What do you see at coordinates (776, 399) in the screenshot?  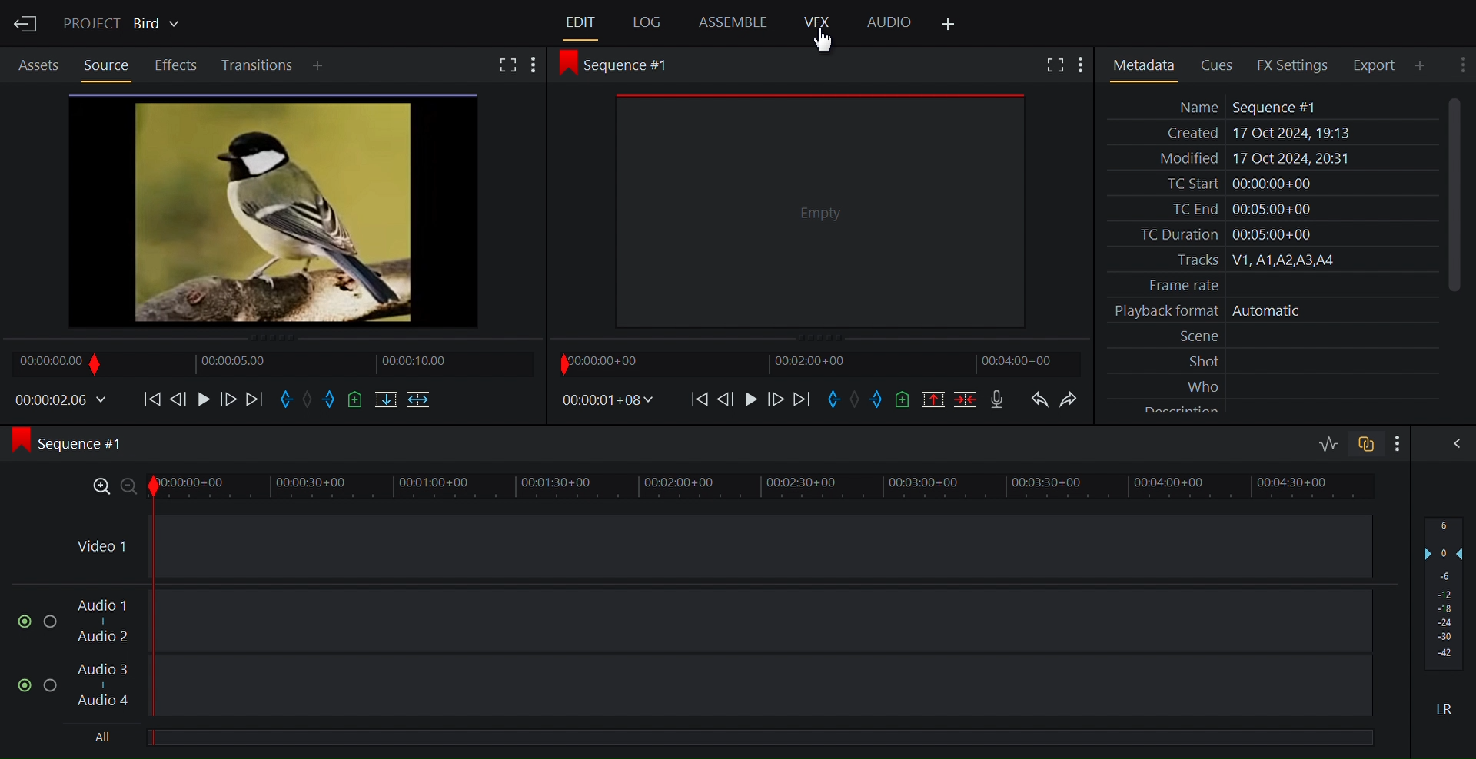 I see `Nudge one frame forward` at bounding box center [776, 399].